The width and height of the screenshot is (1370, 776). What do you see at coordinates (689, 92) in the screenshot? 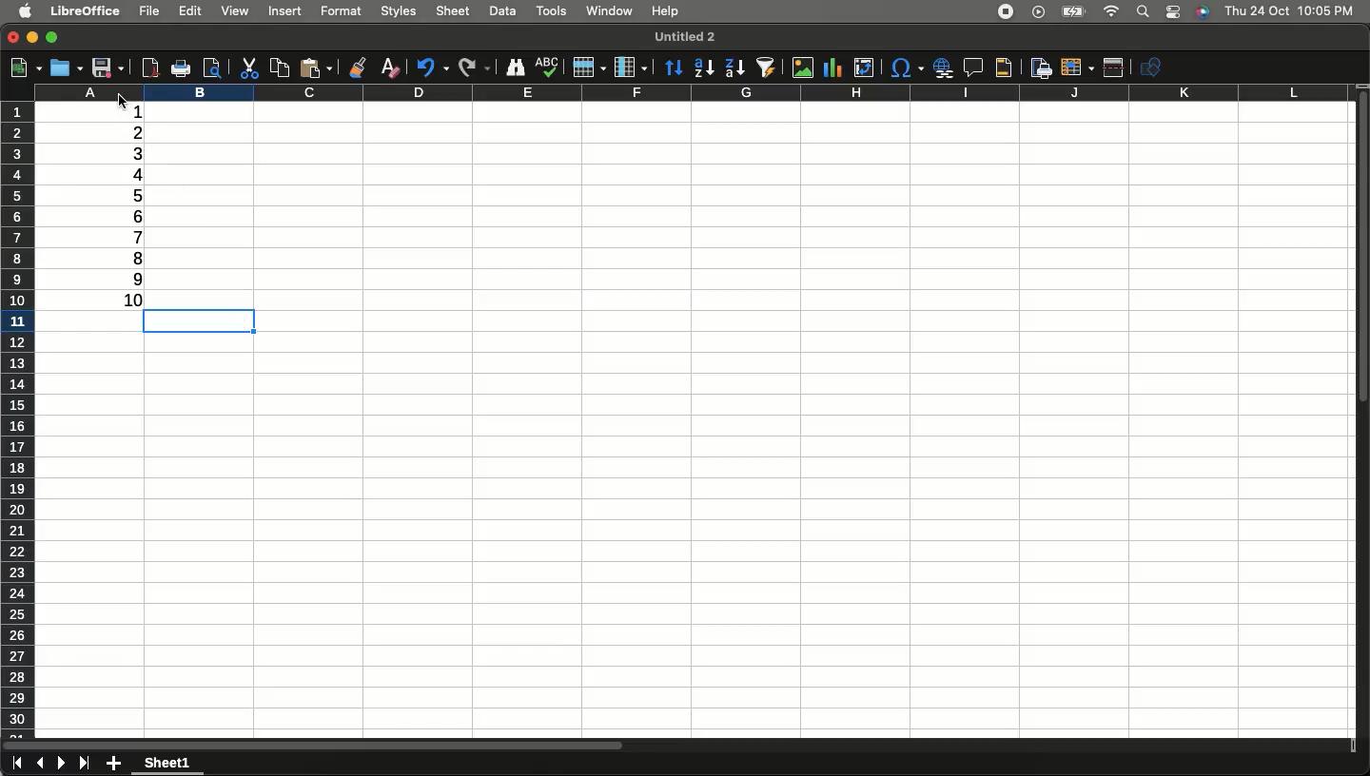
I see `Column` at bounding box center [689, 92].